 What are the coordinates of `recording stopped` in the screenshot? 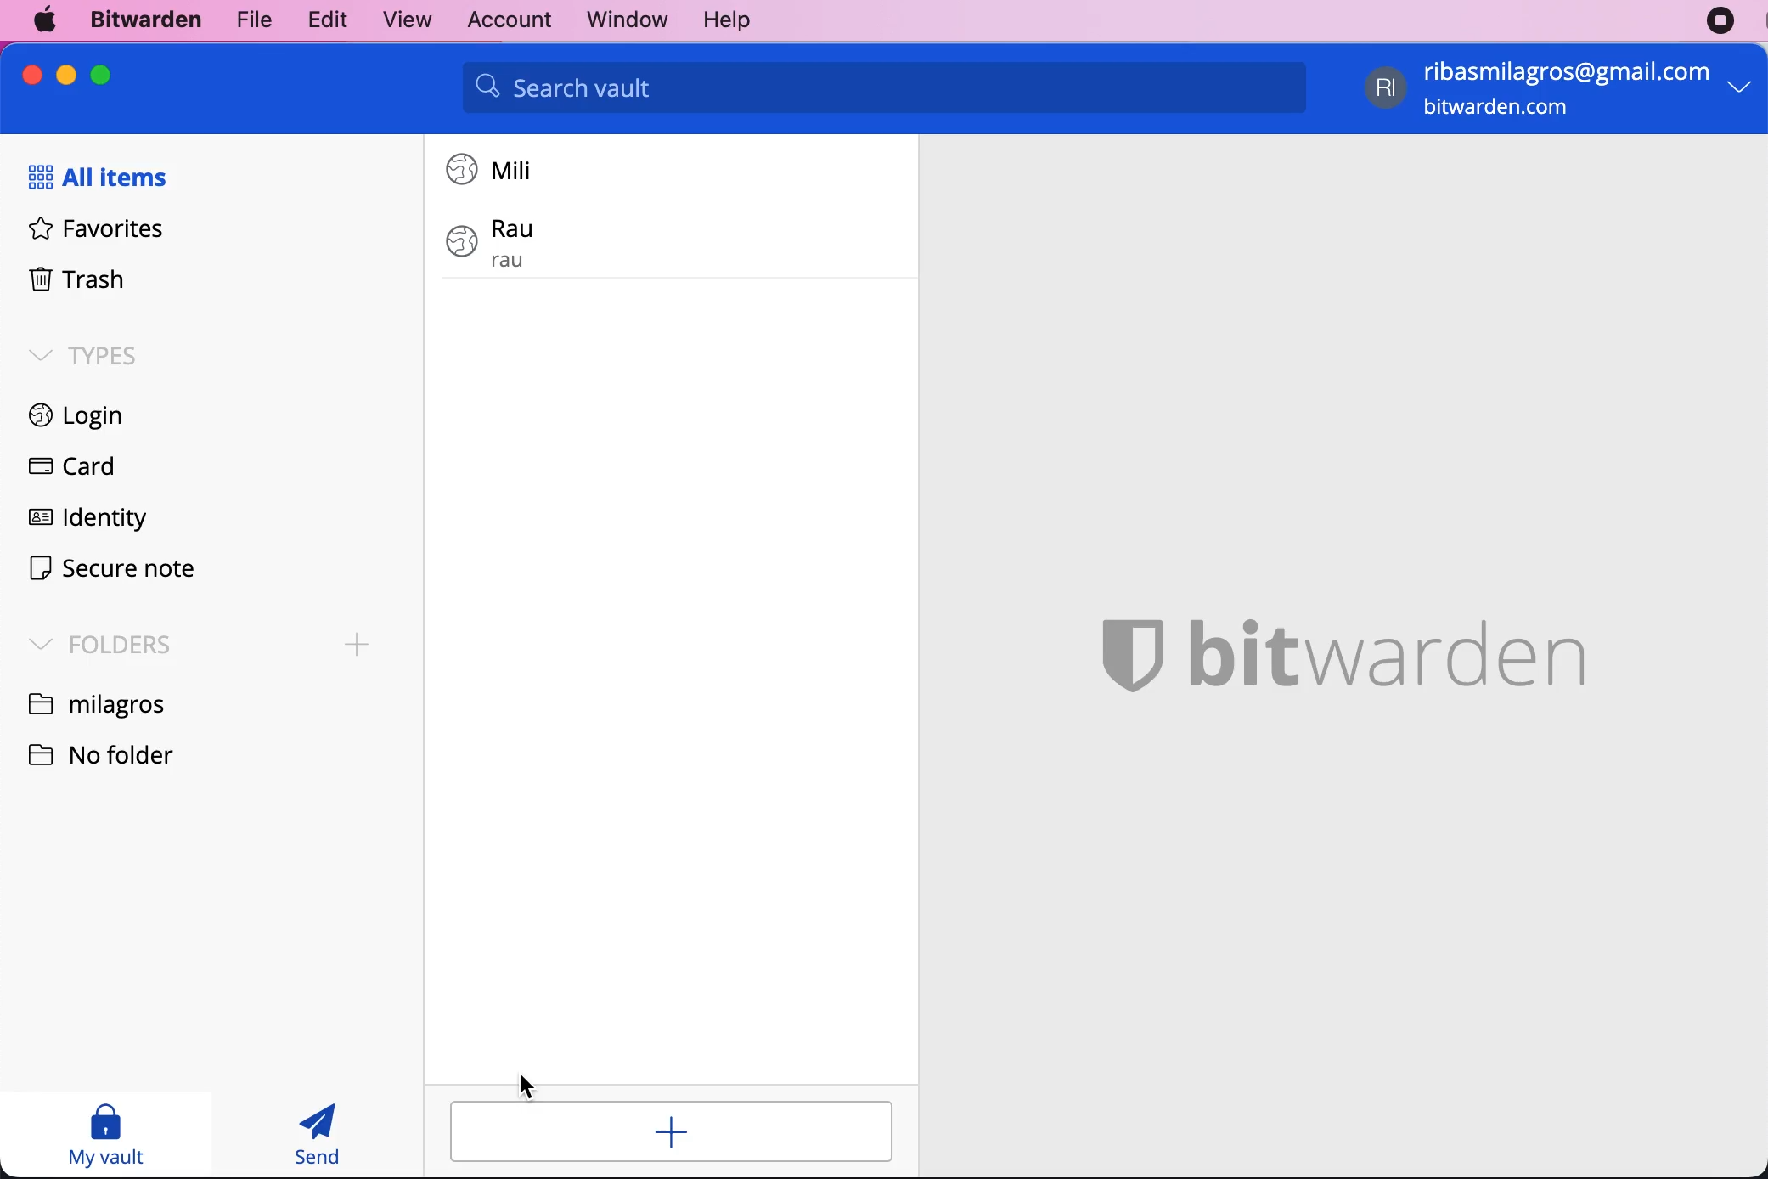 It's located at (1720, 21).